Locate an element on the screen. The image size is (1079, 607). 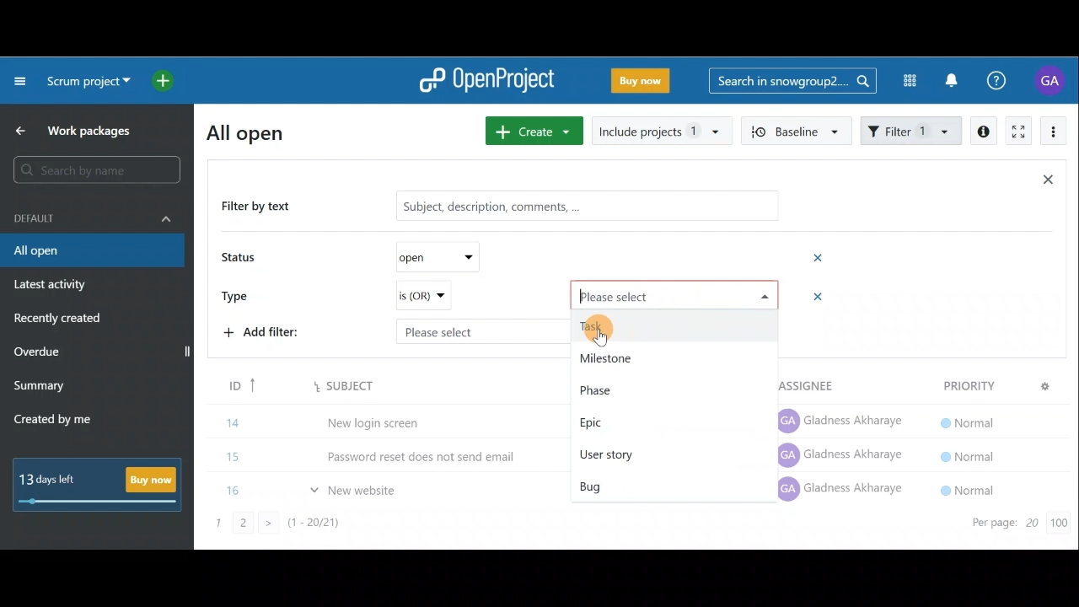
Recently created is located at coordinates (60, 320).